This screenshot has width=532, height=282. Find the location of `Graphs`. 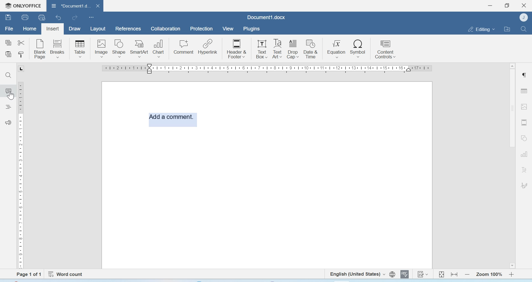

Graphs is located at coordinates (524, 154).